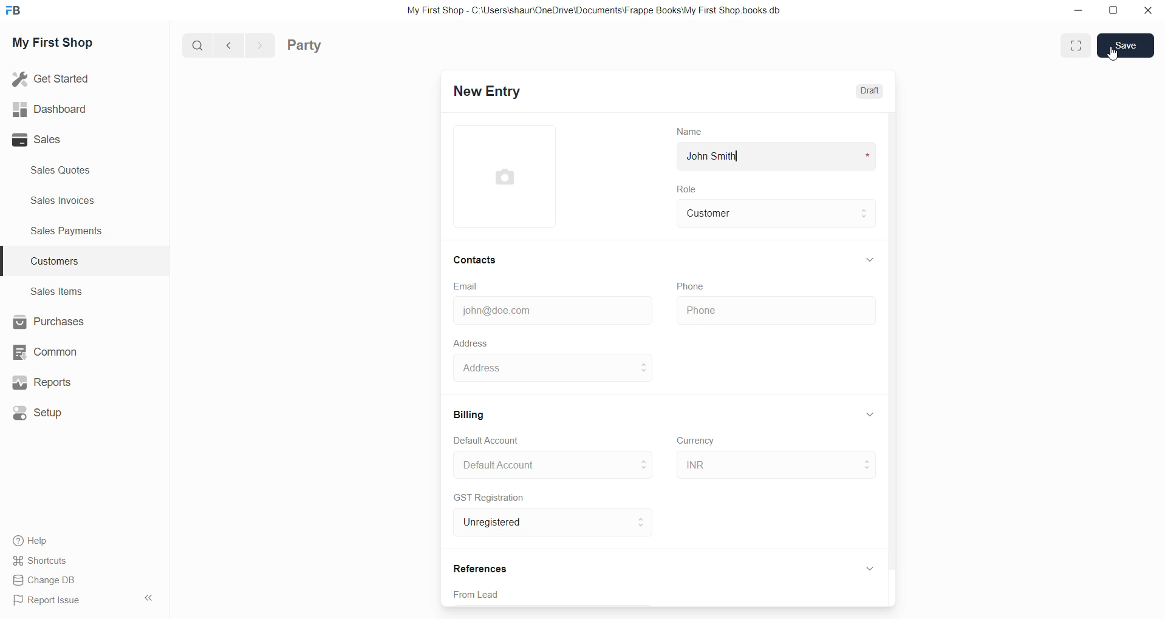  Describe the element at coordinates (510, 176) in the screenshot. I see `select profile picture` at that location.